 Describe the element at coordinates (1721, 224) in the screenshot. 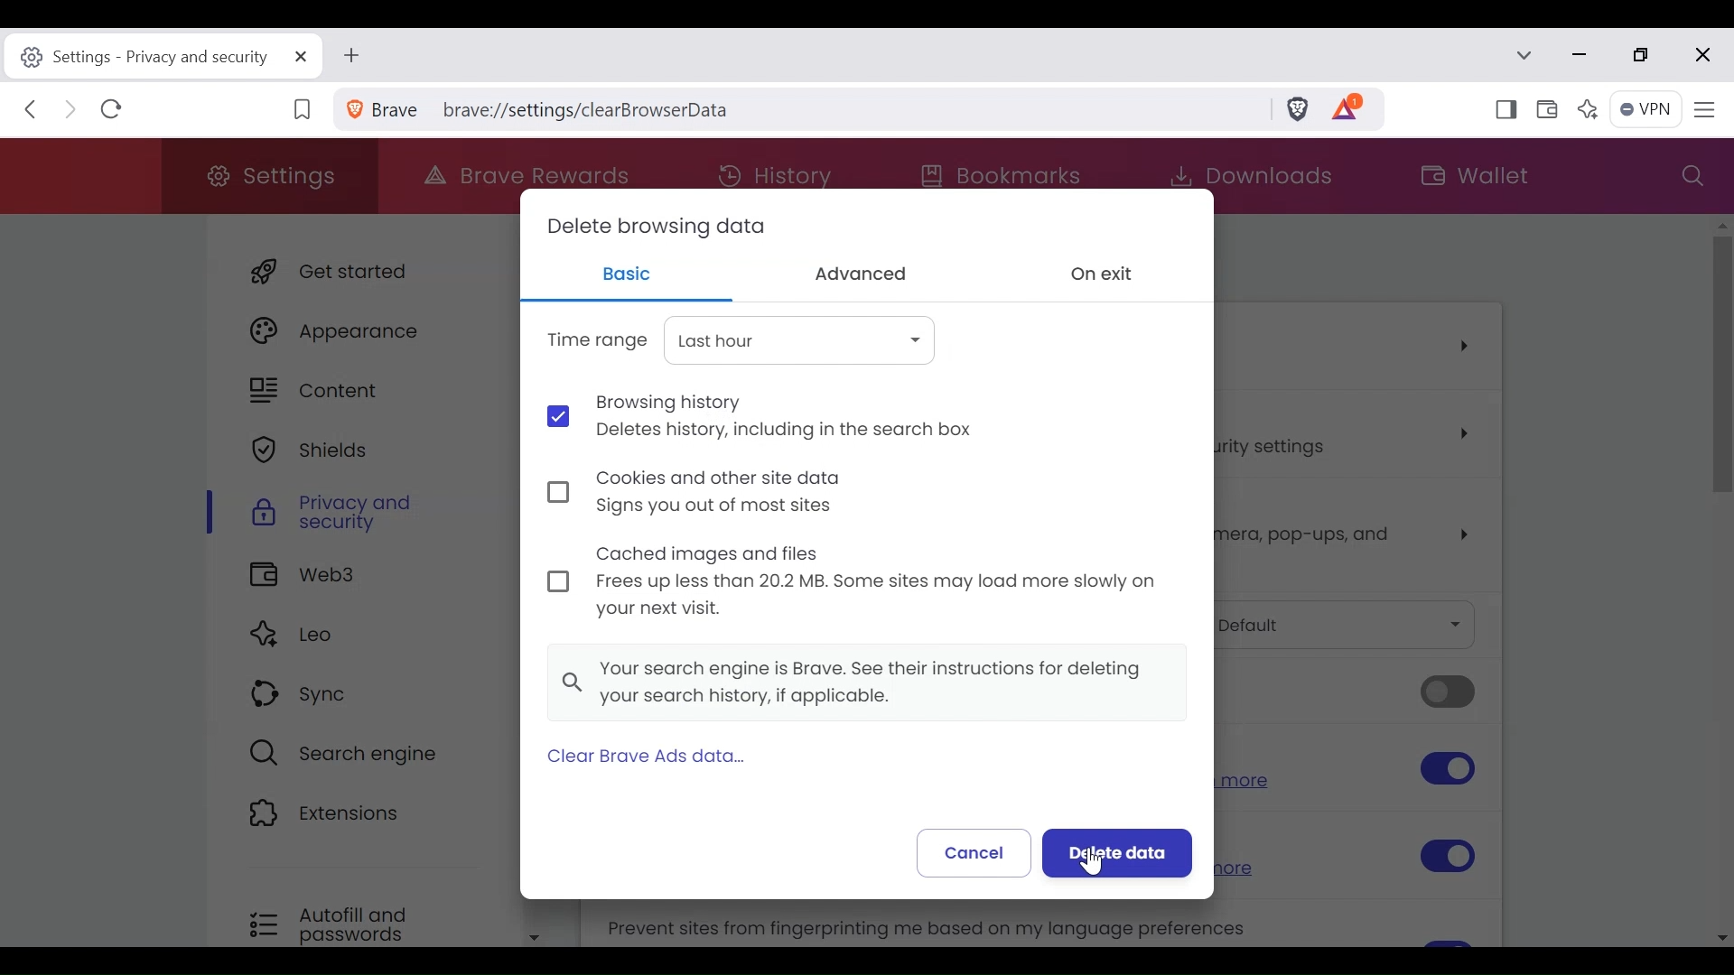

I see `Scroll up` at that location.